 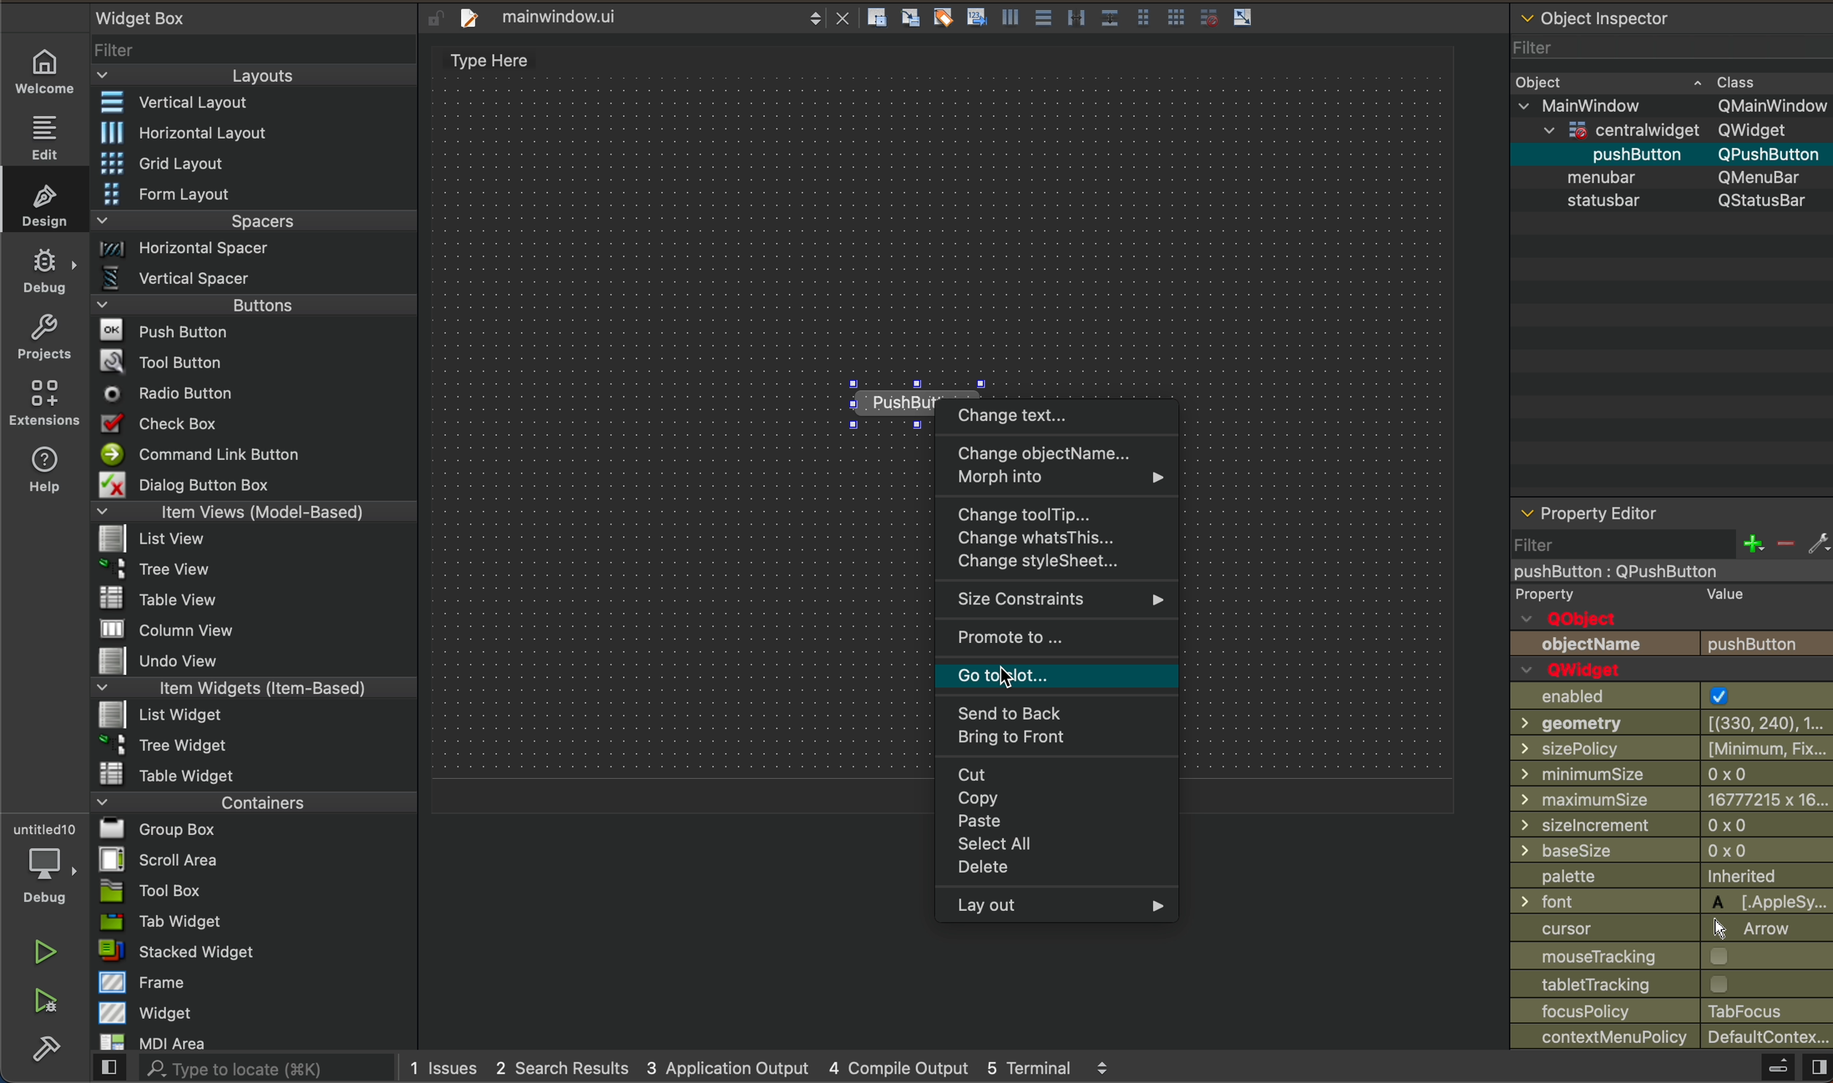 I want to click on push button, so click(x=1567, y=156).